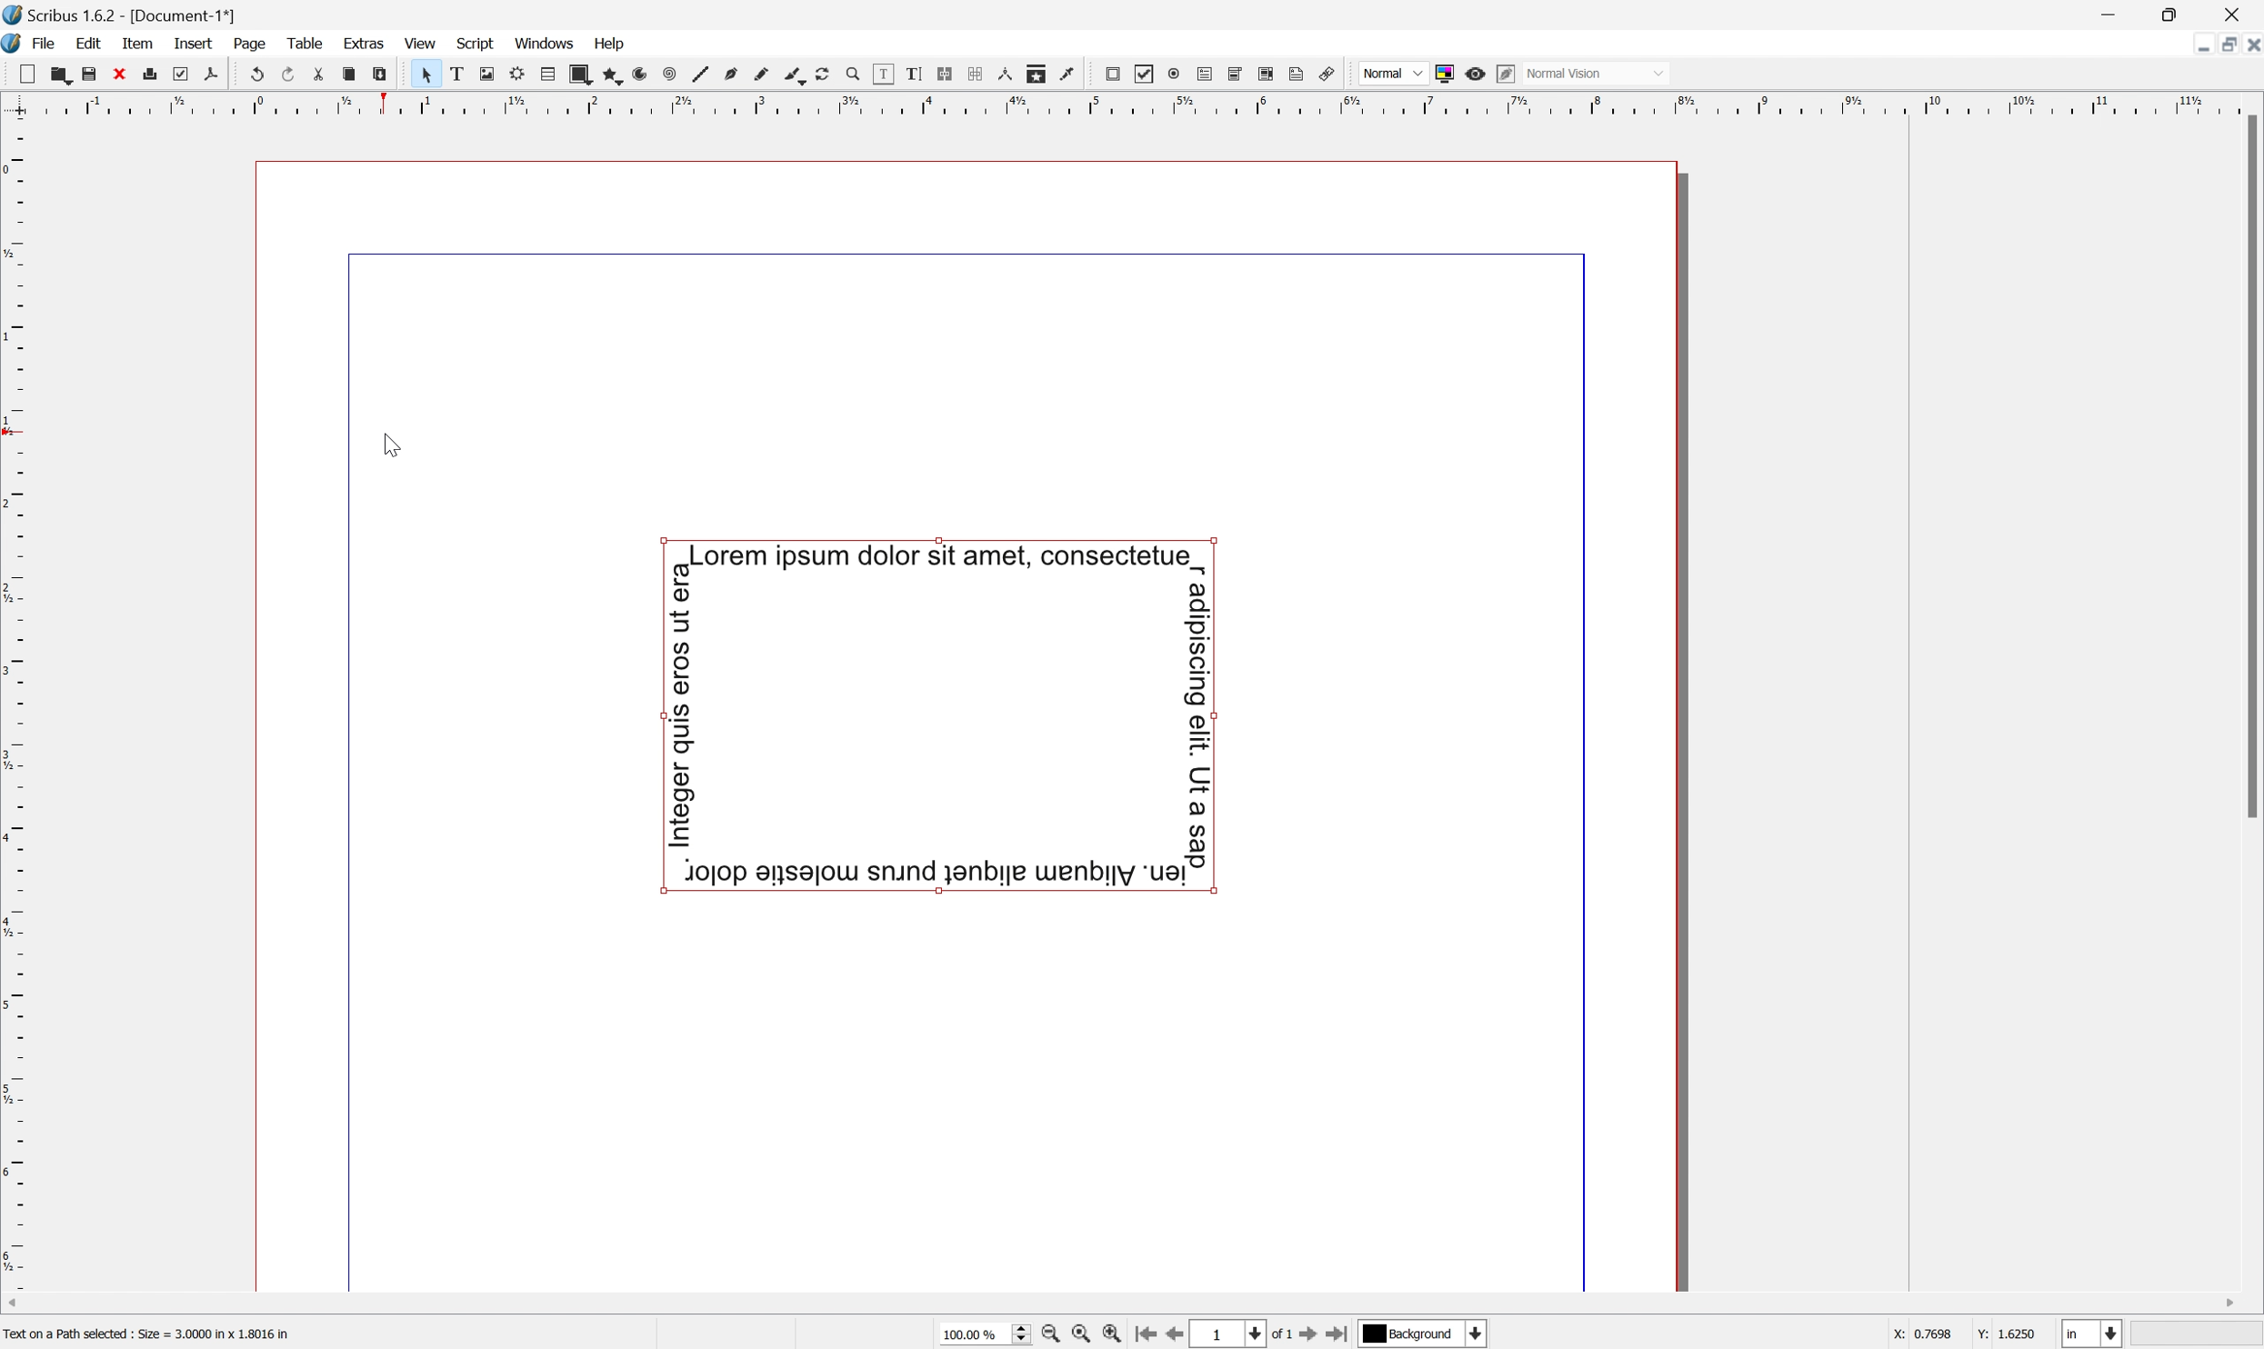  What do you see at coordinates (547, 73) in the screenshot?
I see `Table` at bounding box center [547, 73].